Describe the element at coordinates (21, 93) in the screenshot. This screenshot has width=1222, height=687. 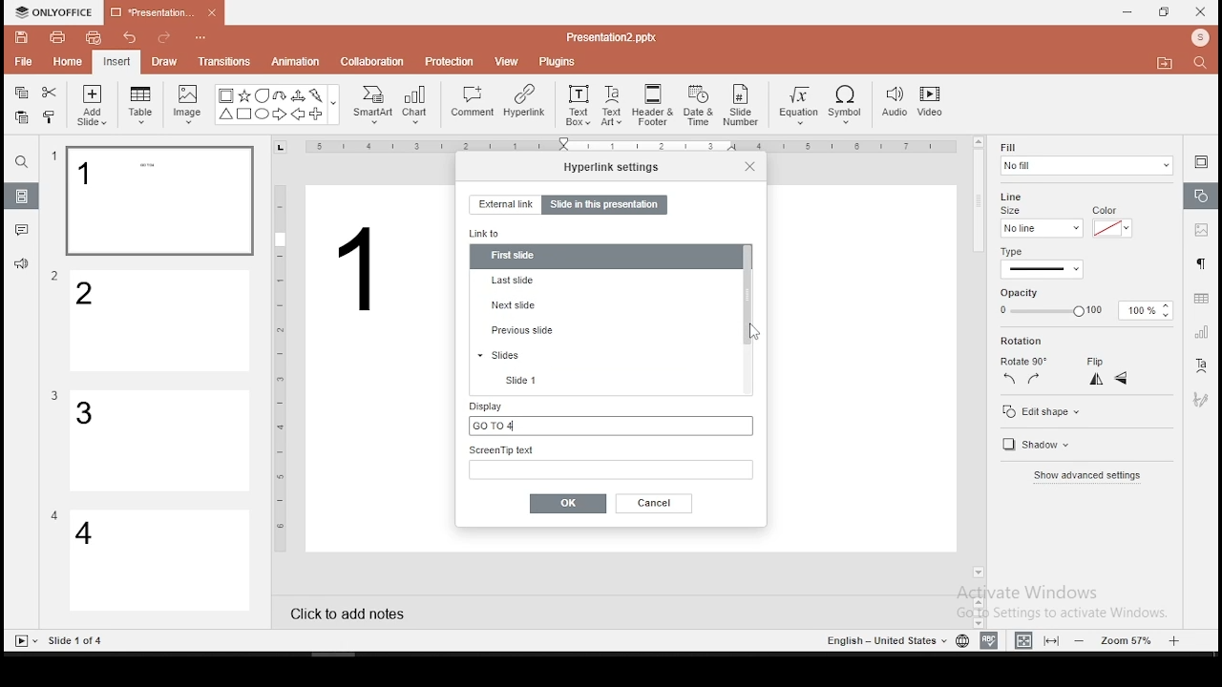
I see `copy` at that location.